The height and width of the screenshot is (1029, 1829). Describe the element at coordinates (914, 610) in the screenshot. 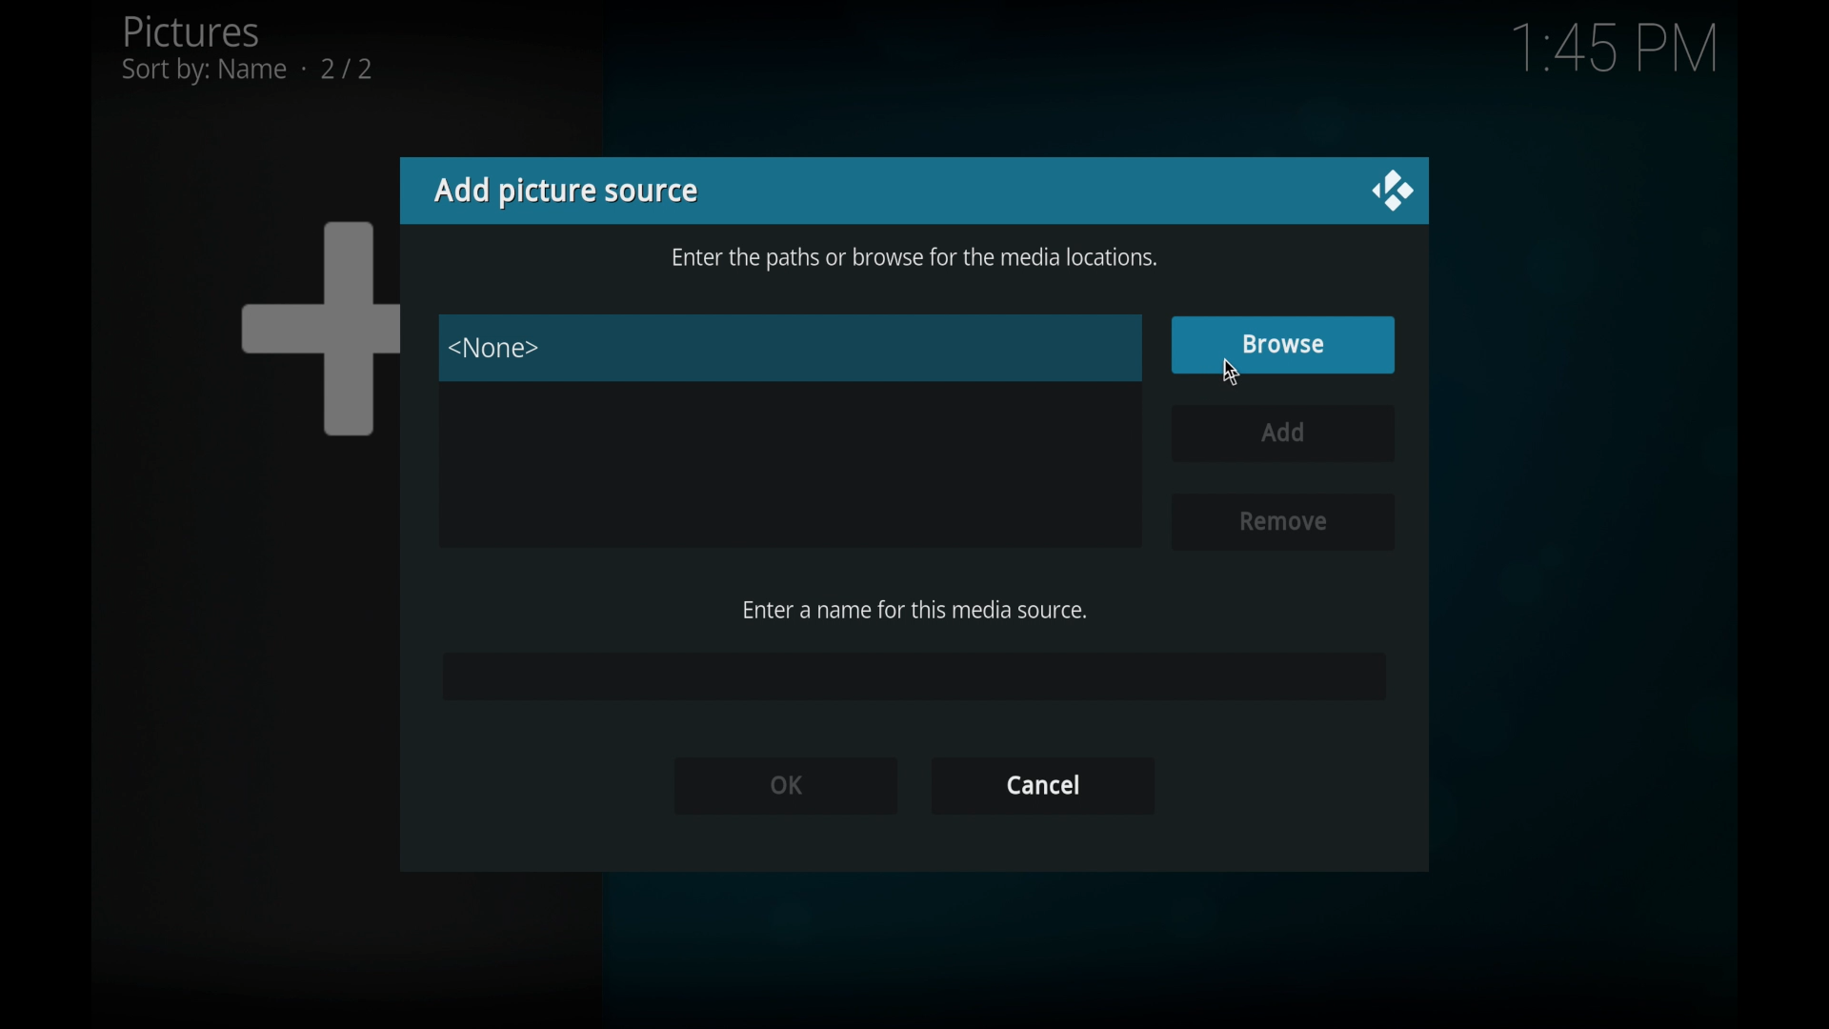

I see `enter a name for this media source` at that location.